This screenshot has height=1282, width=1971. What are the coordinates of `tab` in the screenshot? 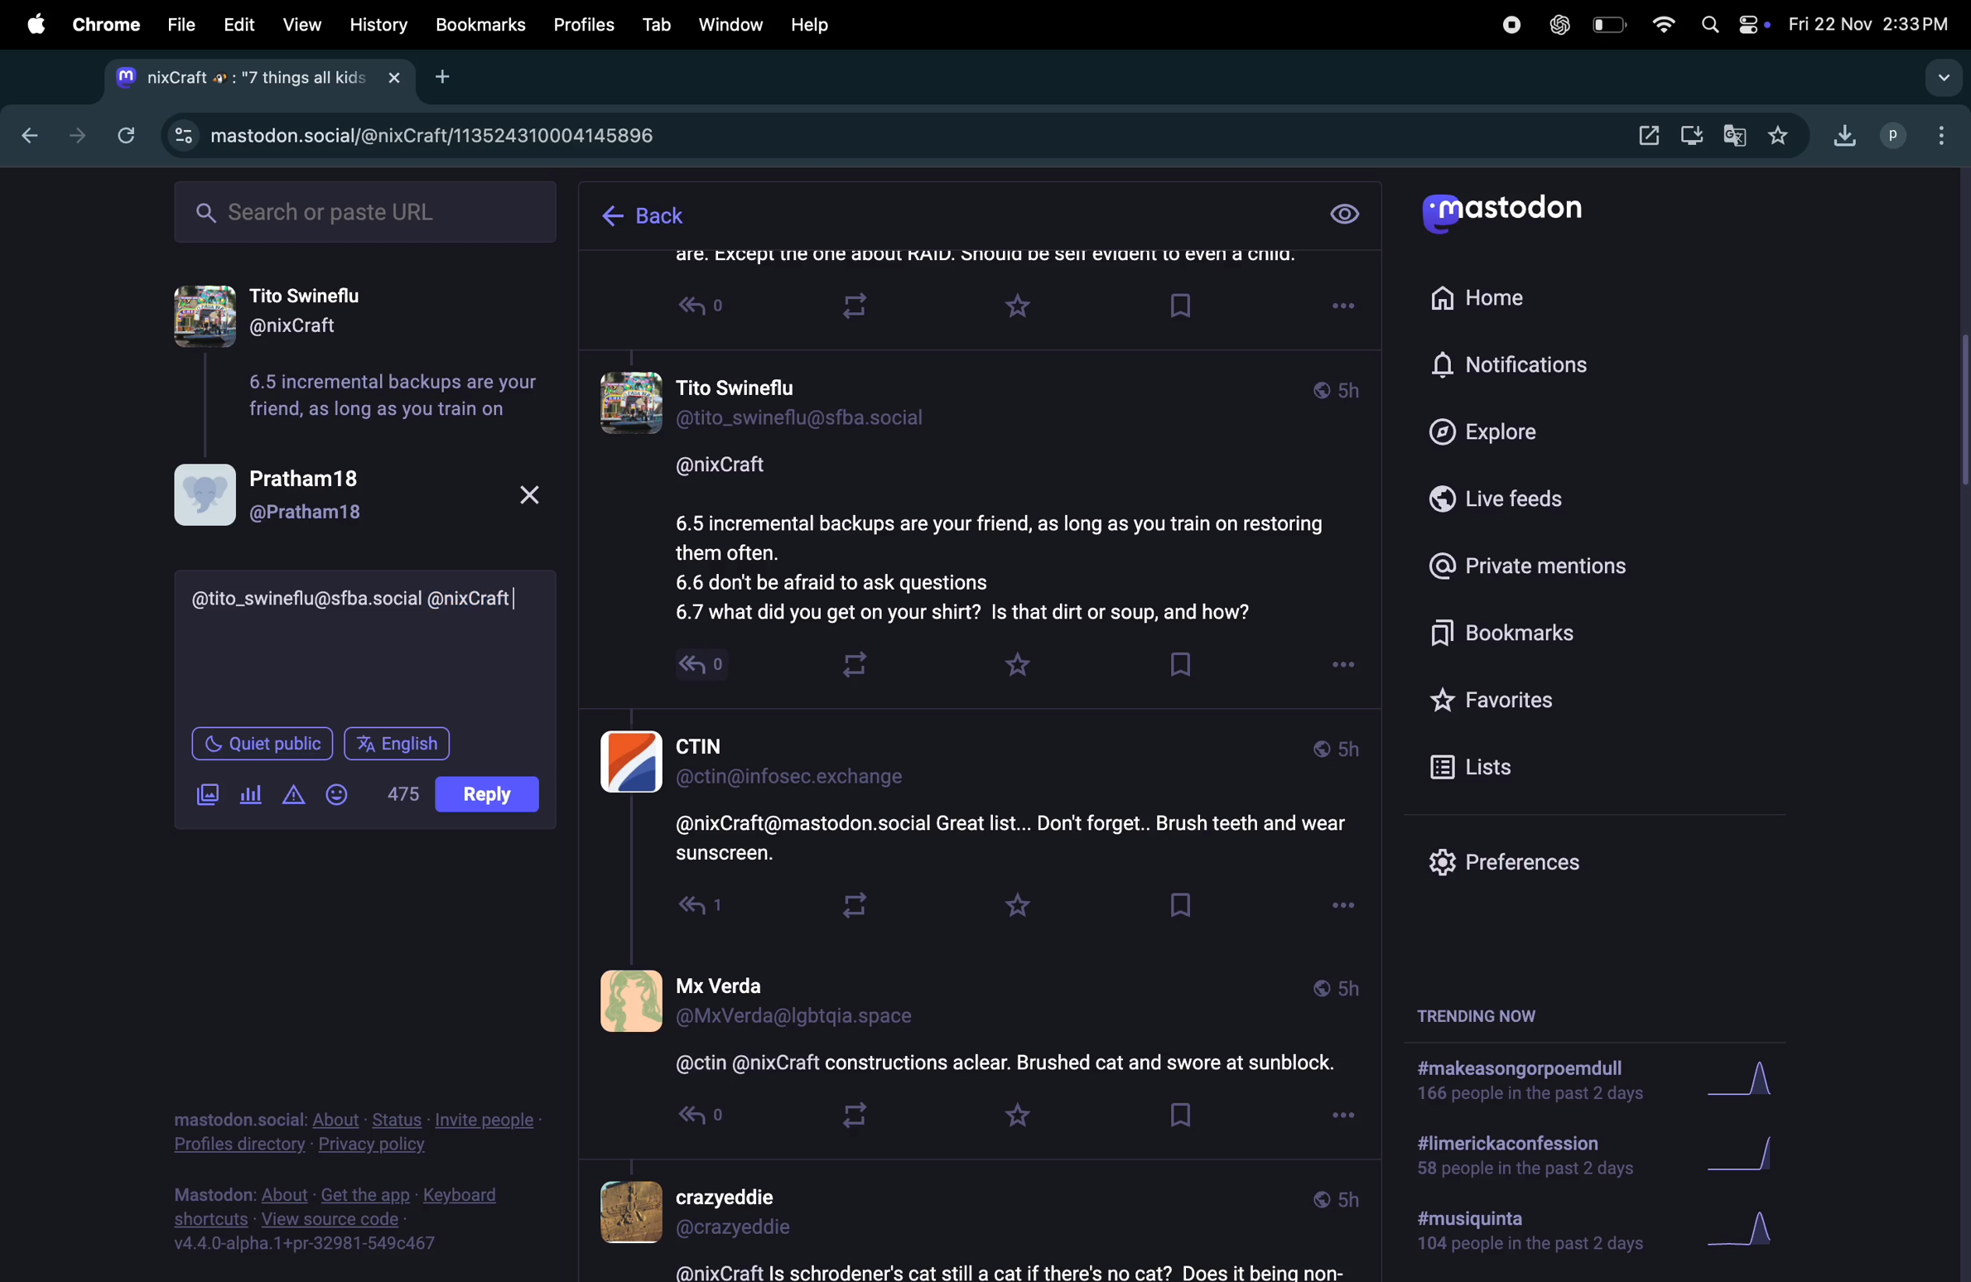 It's located at (656, 24).